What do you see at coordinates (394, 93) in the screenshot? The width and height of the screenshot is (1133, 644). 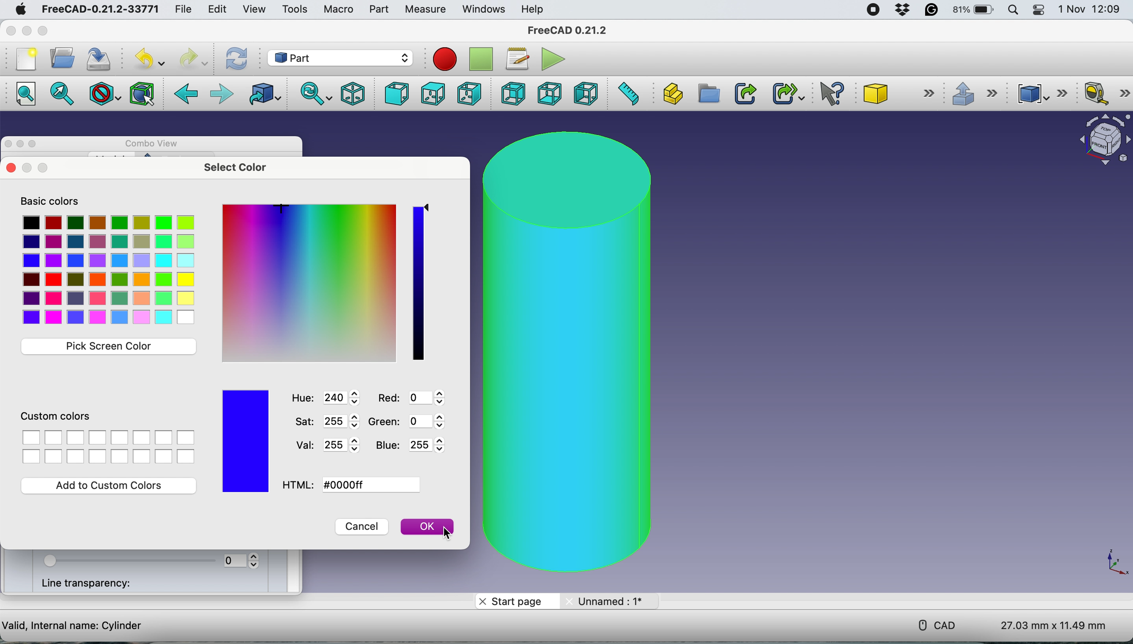 I see `front` at bounding box center [394, 93].